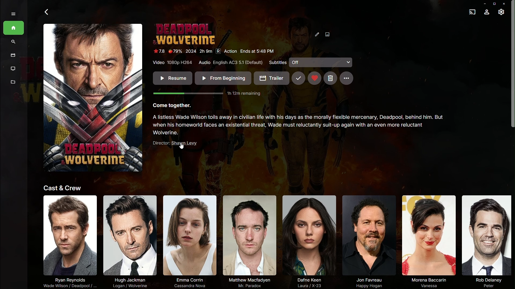 The width and height of the screenshot is (515, 289). What do you see at coordinates (12, 68) in the screenshot?
I see `Shows` at bounding box center [12, 68].